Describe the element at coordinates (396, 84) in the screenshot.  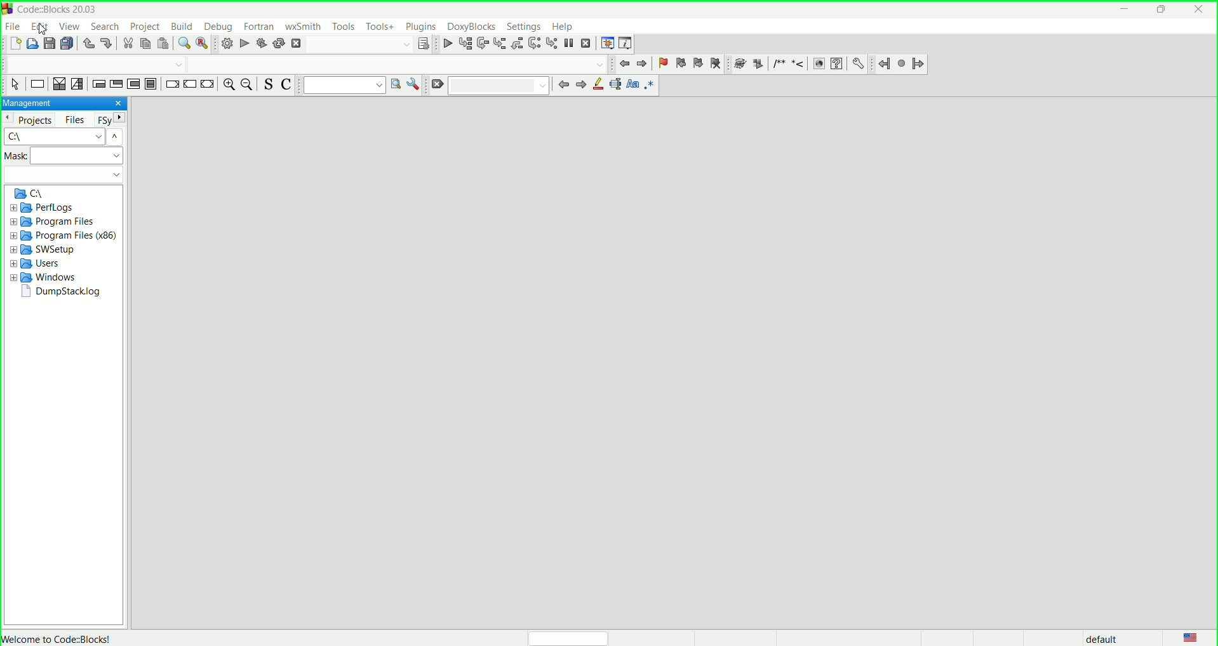
I see `run search` at that location.